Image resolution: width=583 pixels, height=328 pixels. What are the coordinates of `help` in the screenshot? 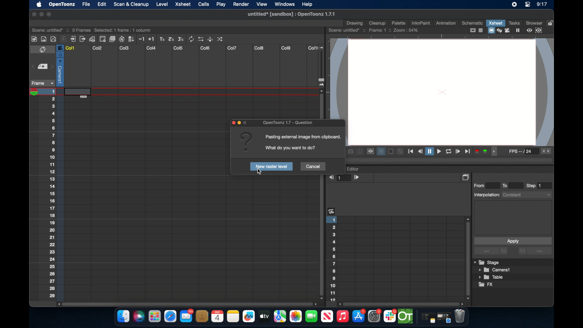 It's located at (306, 4).